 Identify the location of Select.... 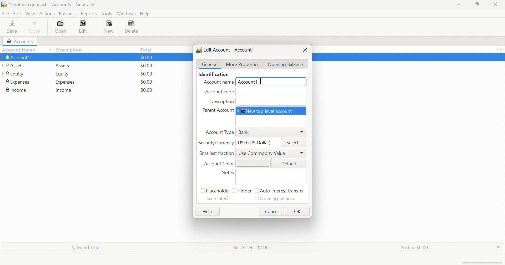
(295, 143).